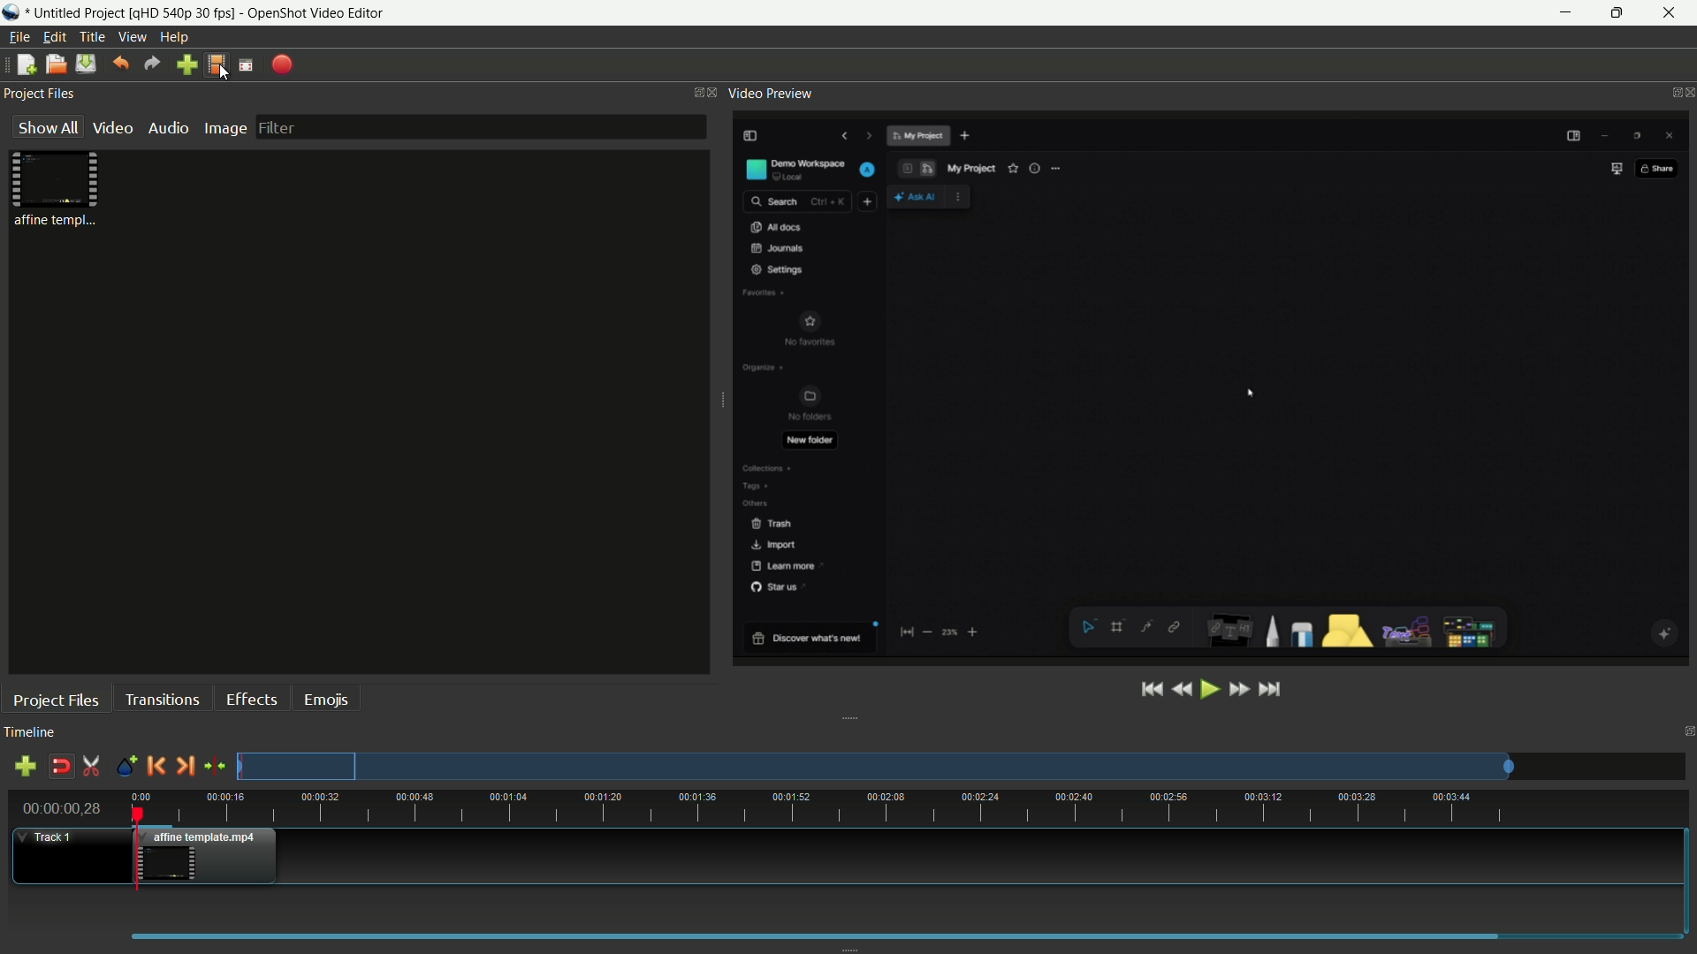  What do you see at coordinates (85, 64) in the screenshot?
I see `save file` at bounding box center [85, 64].